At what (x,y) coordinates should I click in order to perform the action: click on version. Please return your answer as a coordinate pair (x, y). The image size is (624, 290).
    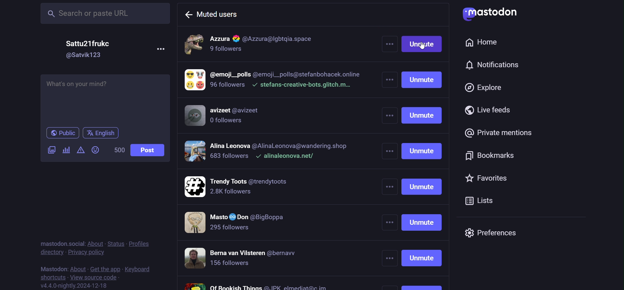
    Looking at the image, I should click on (75, 286).